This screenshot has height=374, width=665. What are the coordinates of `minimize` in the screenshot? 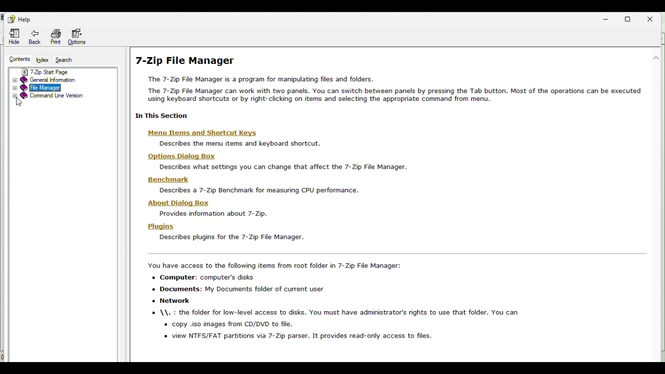 It's located at (610, 17).